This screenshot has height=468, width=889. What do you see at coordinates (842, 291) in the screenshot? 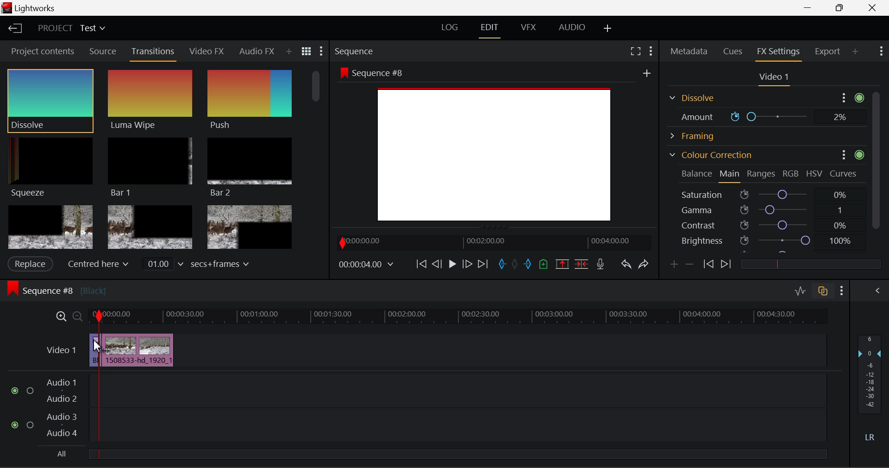
I see `Show Settings` at bounding box center [842, 291].